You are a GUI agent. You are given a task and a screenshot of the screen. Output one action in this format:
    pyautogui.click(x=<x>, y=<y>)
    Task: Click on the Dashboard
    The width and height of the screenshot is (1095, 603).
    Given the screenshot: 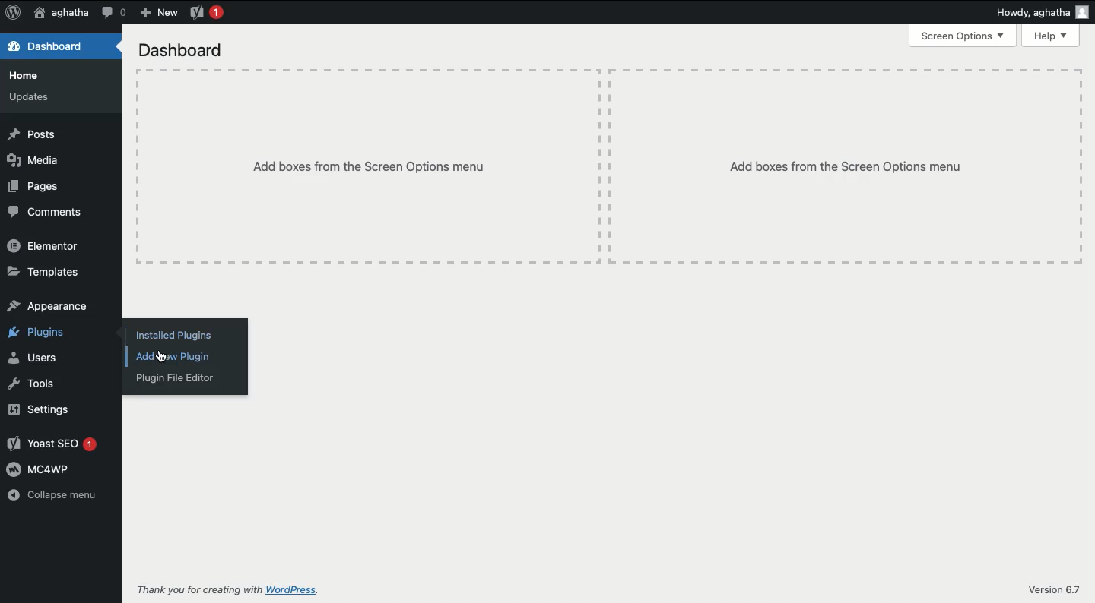 What is the action you would take?
    pyautogui.click(x=46, y=47)
    